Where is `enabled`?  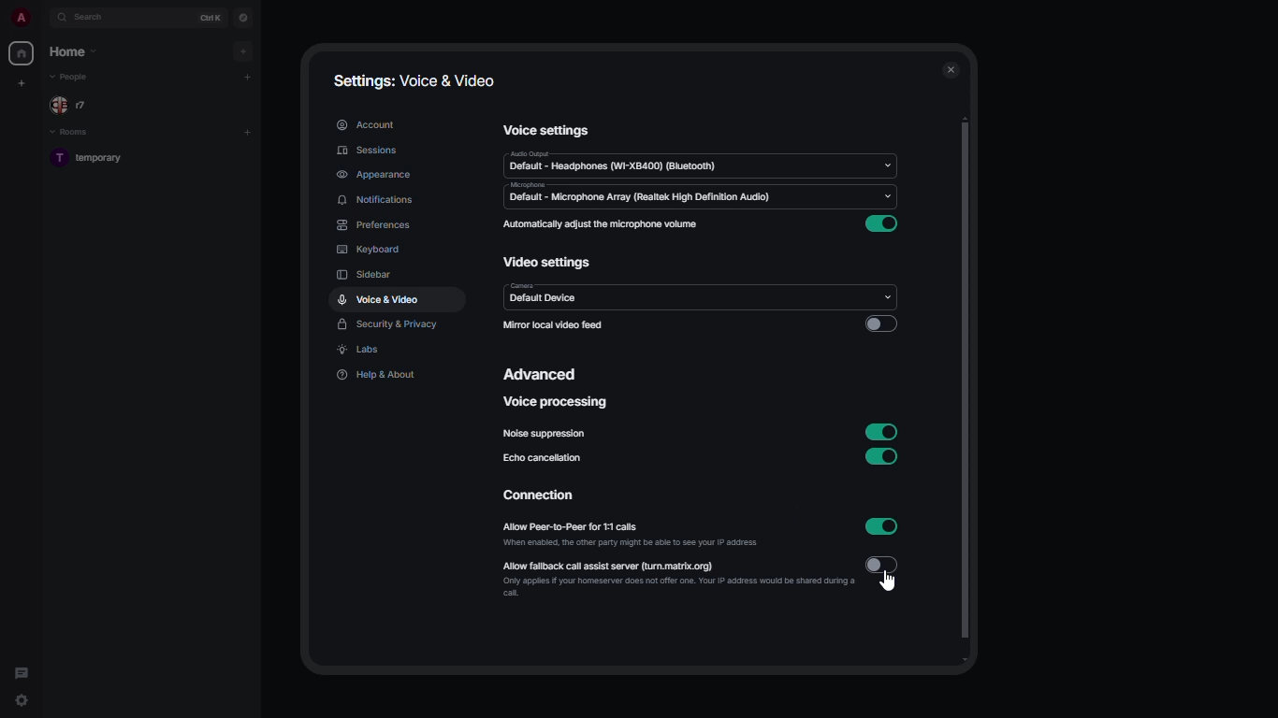 enabled is located at coordinates (880, 455).